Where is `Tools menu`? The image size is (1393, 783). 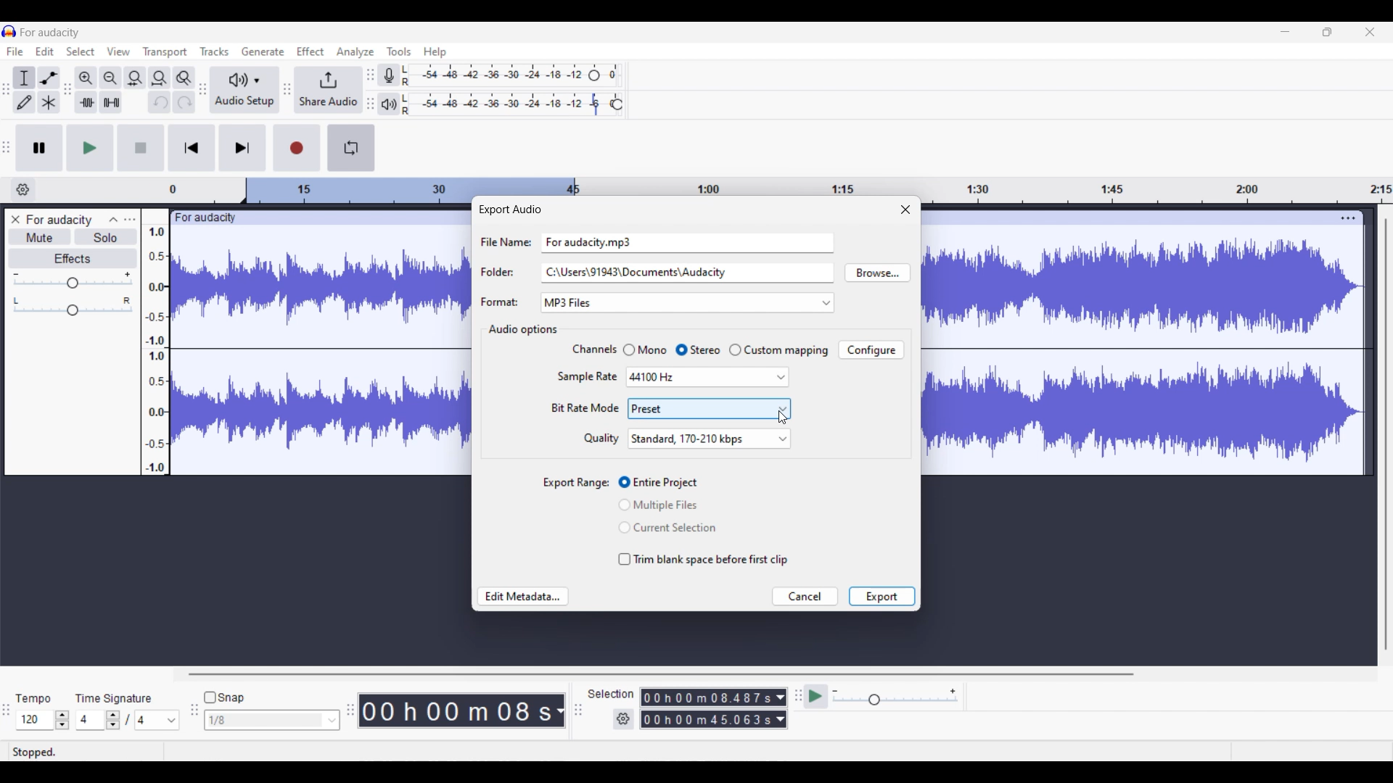 Tools menu is located at coordinates (399, 51).